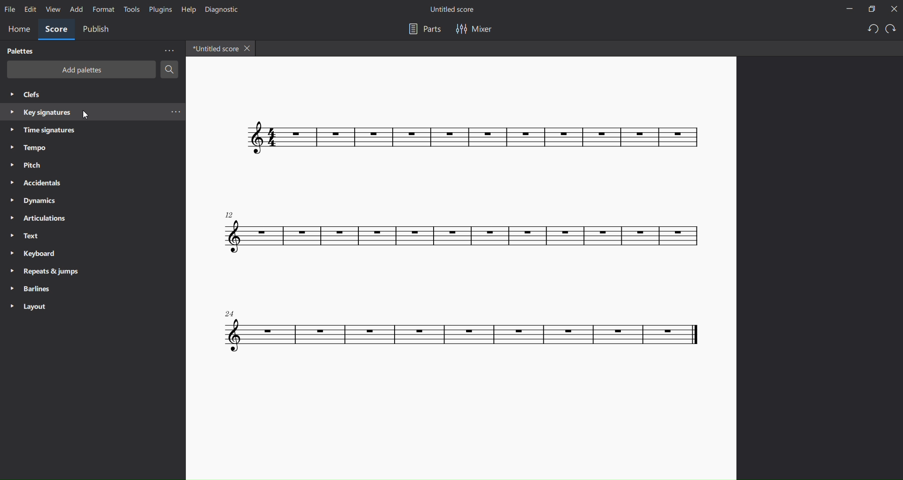 The image size is (903, 480). What do you see at coordinates (47, 271) in the screenshot?
I see `repeats and jumps` at bounding box center [47, 271].